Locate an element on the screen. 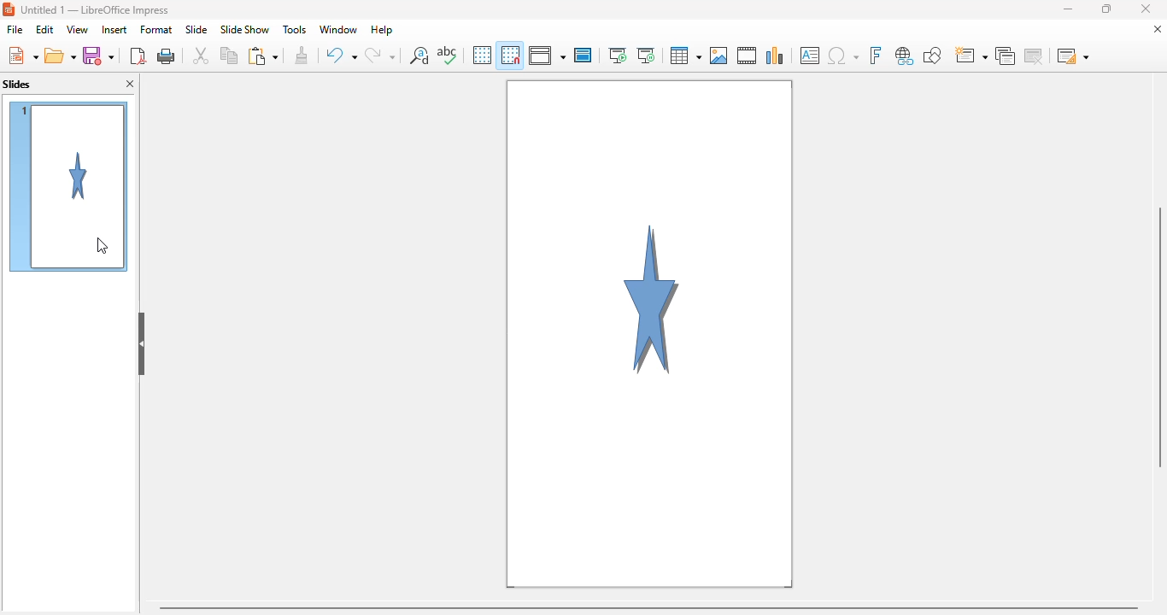 Image resolution: width=1167 pixels, height=615 pixels. export directly as PDF is located at coordinates (138, 55).